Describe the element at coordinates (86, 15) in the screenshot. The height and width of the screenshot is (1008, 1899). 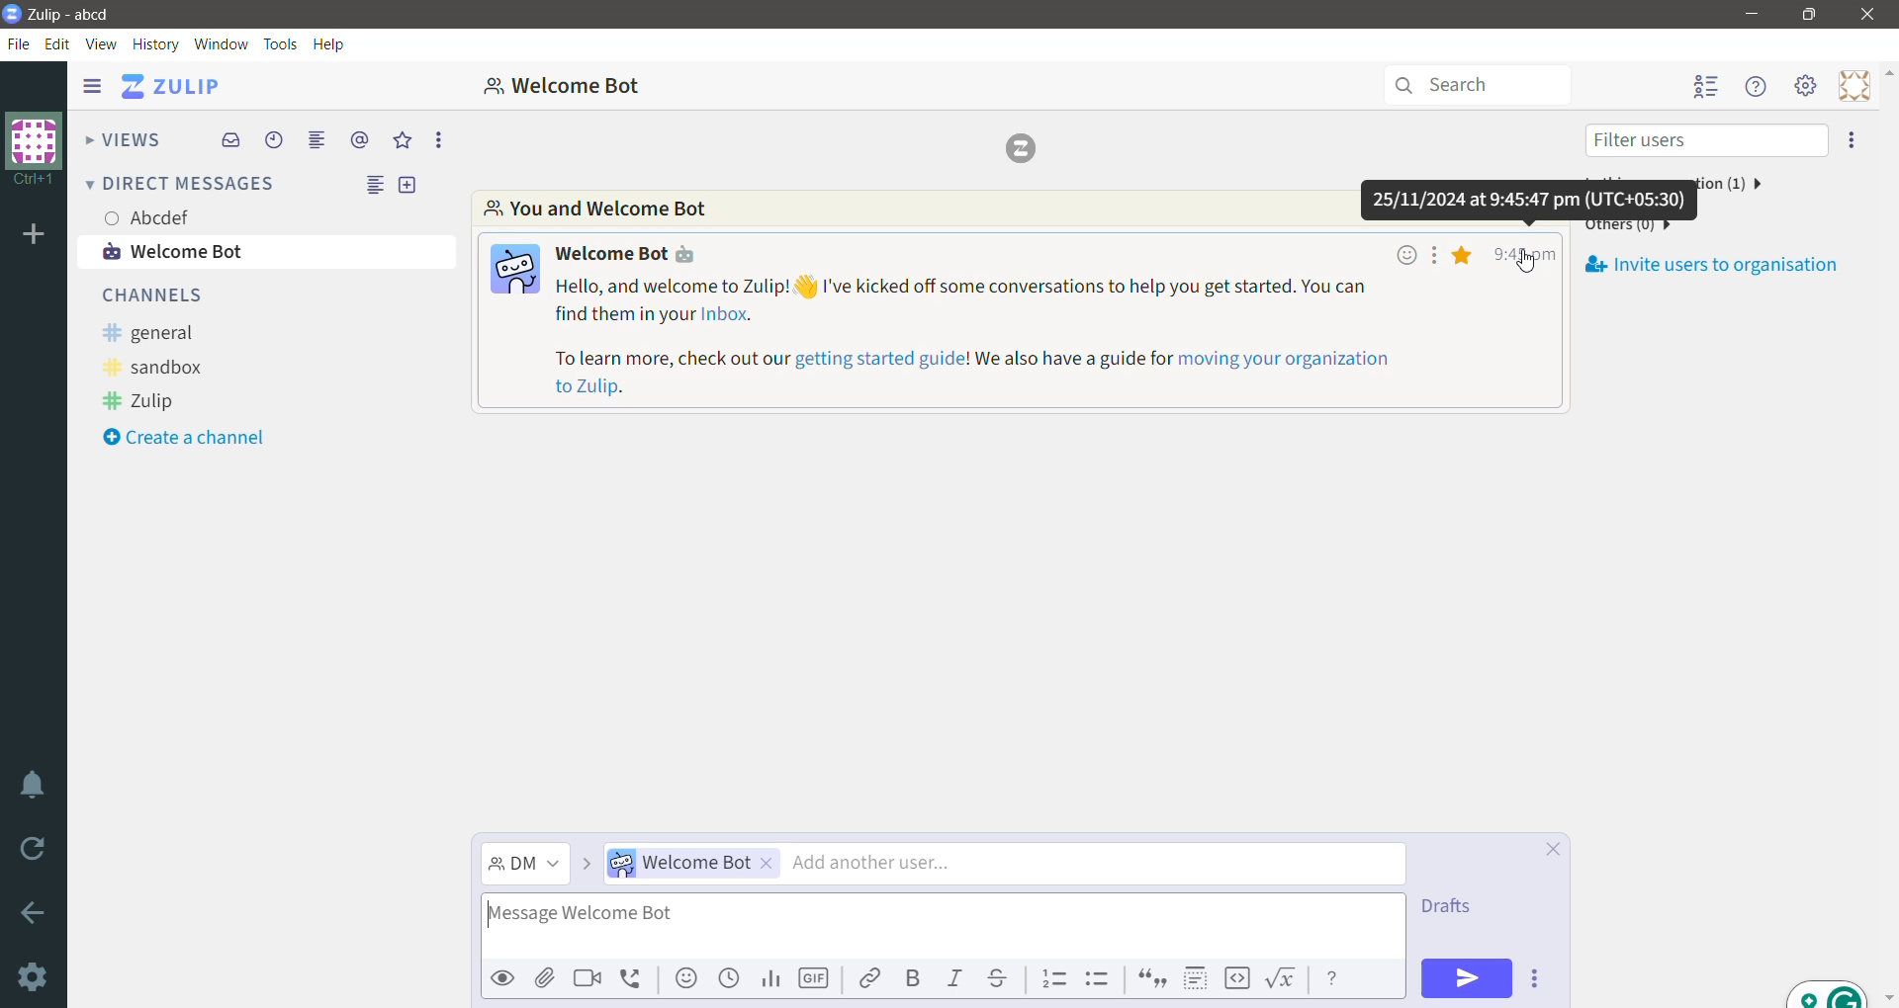
I see `Application Name - Organization Name` at that location.